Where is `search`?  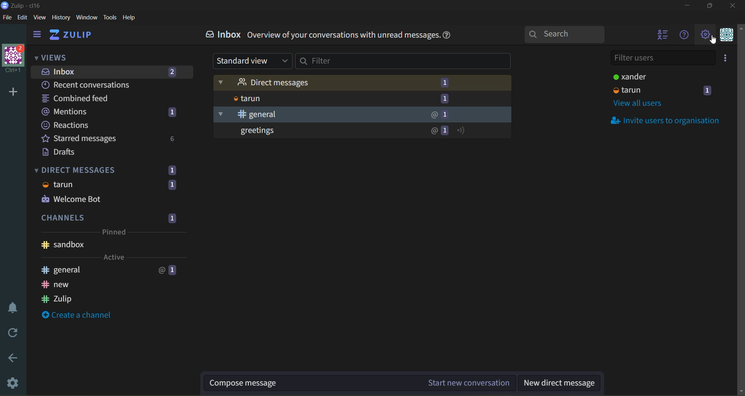
search is located at coordinates (563, 34).